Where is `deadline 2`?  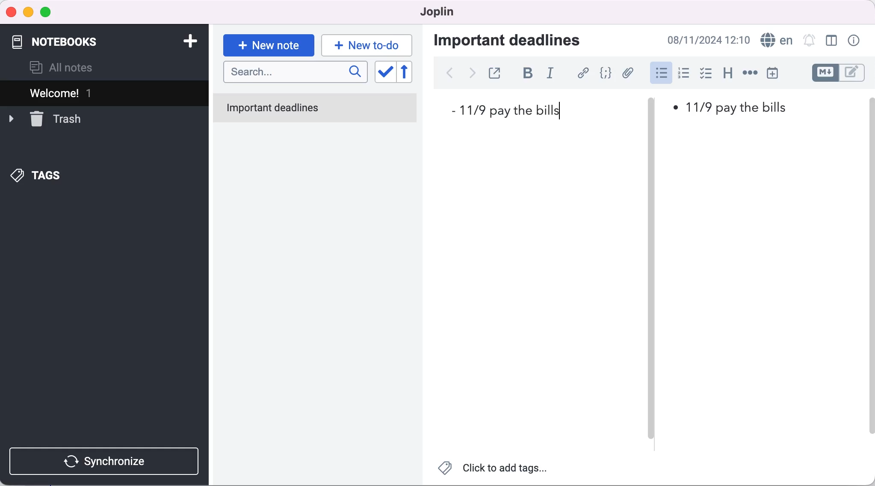 deadline 2 is located at coordinates (732, 107).